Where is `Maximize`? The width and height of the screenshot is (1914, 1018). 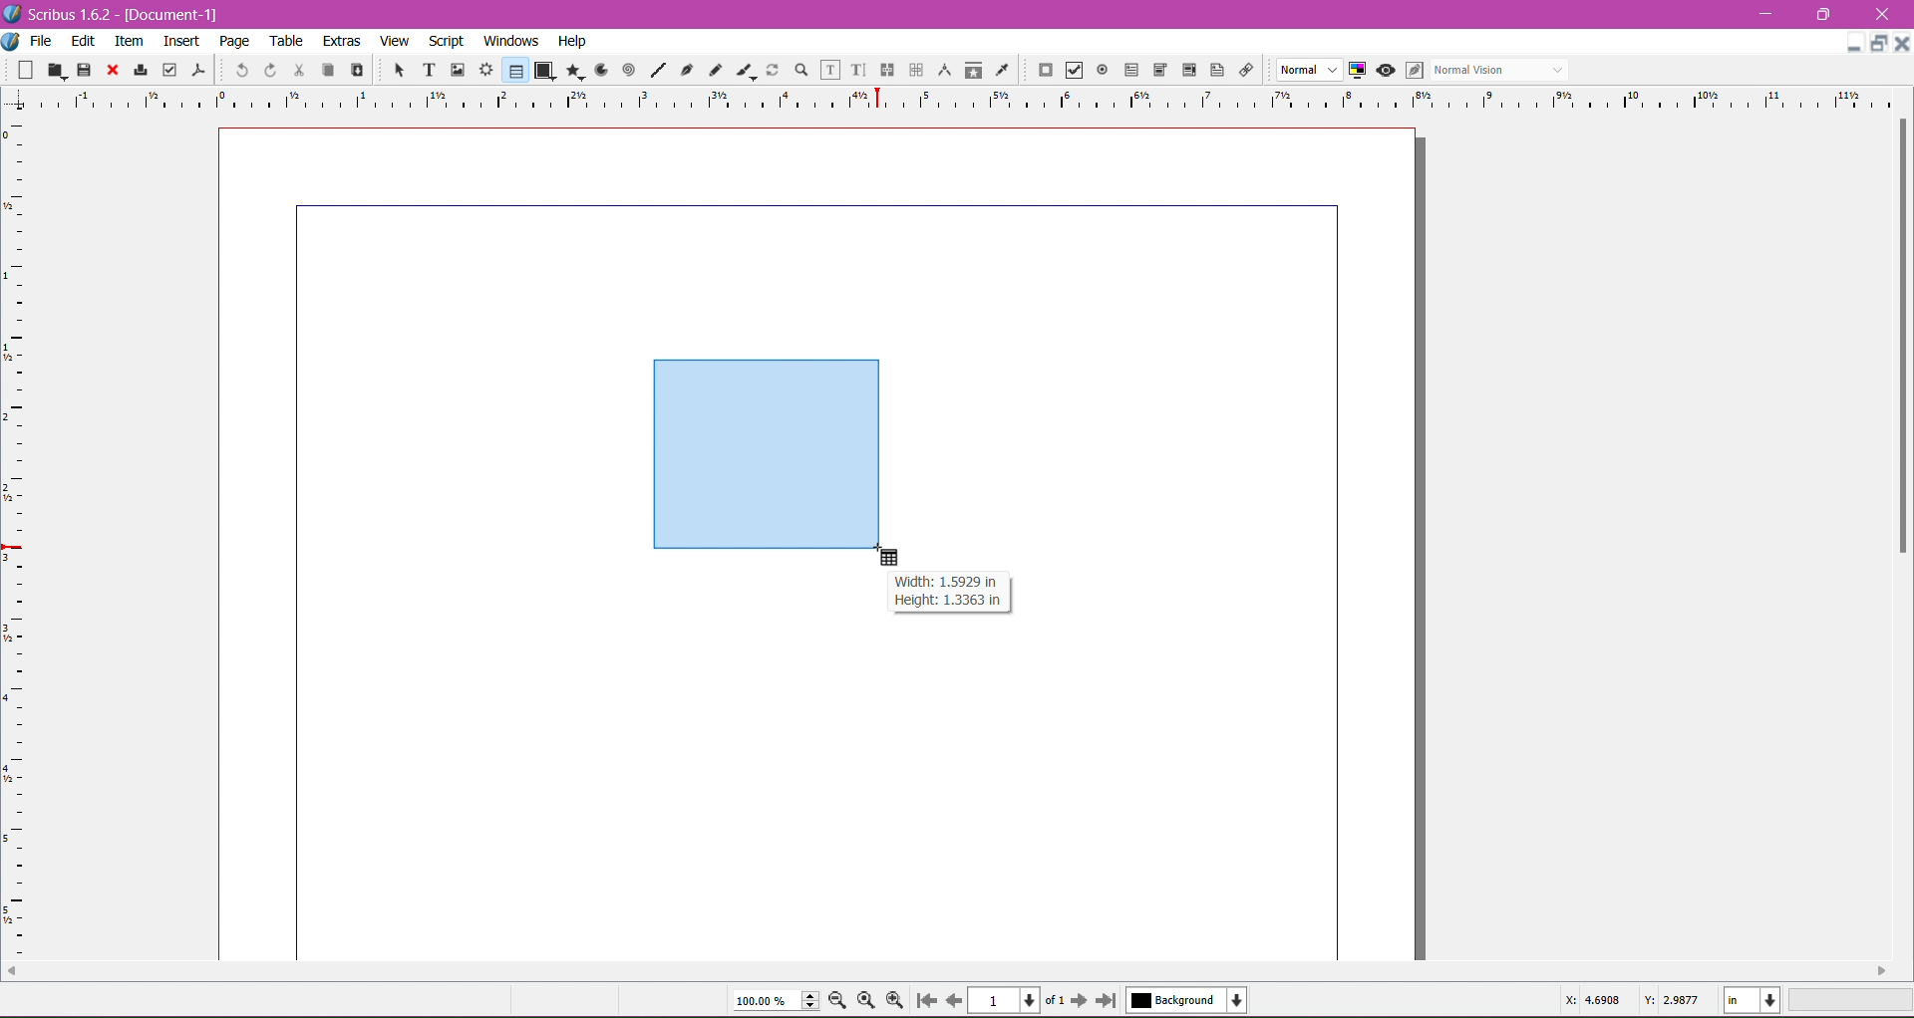 Maximize is located at coordinates (1880, 44).